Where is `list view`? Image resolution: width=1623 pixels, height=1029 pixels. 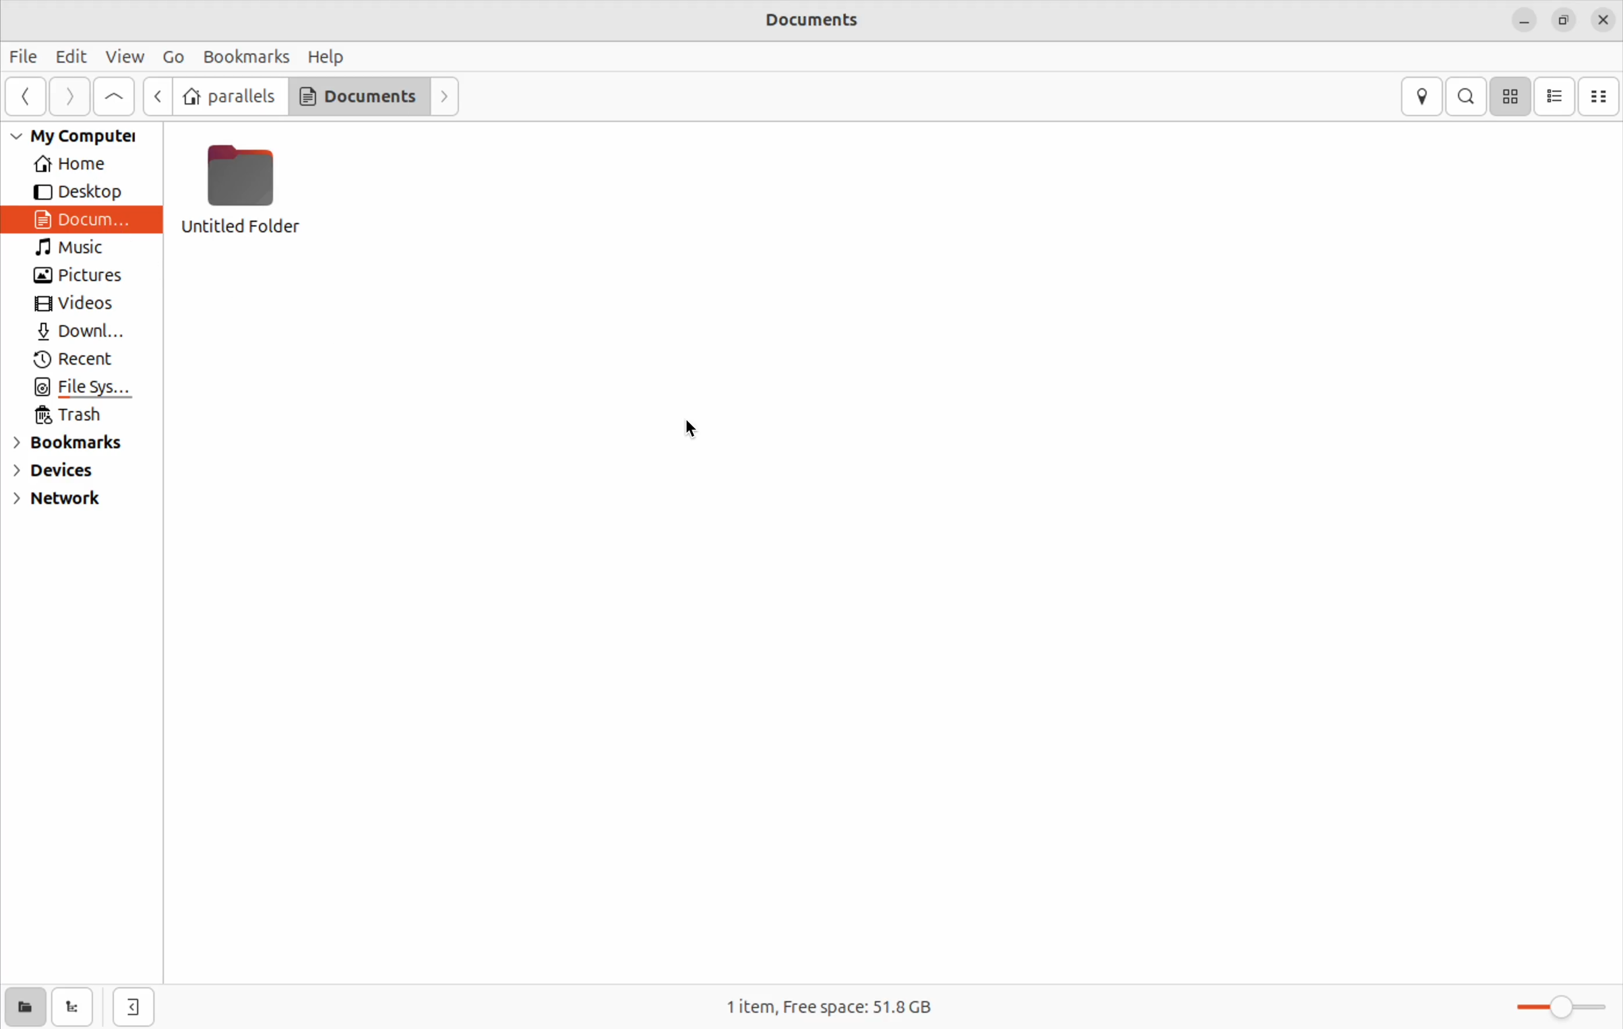
list view is located at coordinates (1554, 95).